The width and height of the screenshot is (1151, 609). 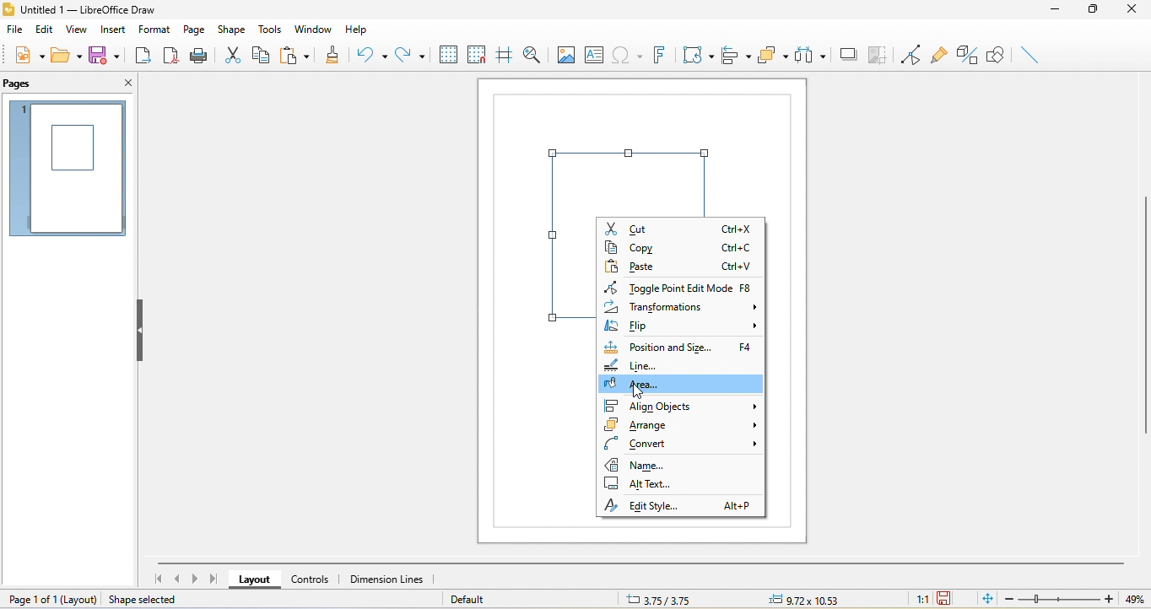 I want to click on next page, so click(x=195, y=580).